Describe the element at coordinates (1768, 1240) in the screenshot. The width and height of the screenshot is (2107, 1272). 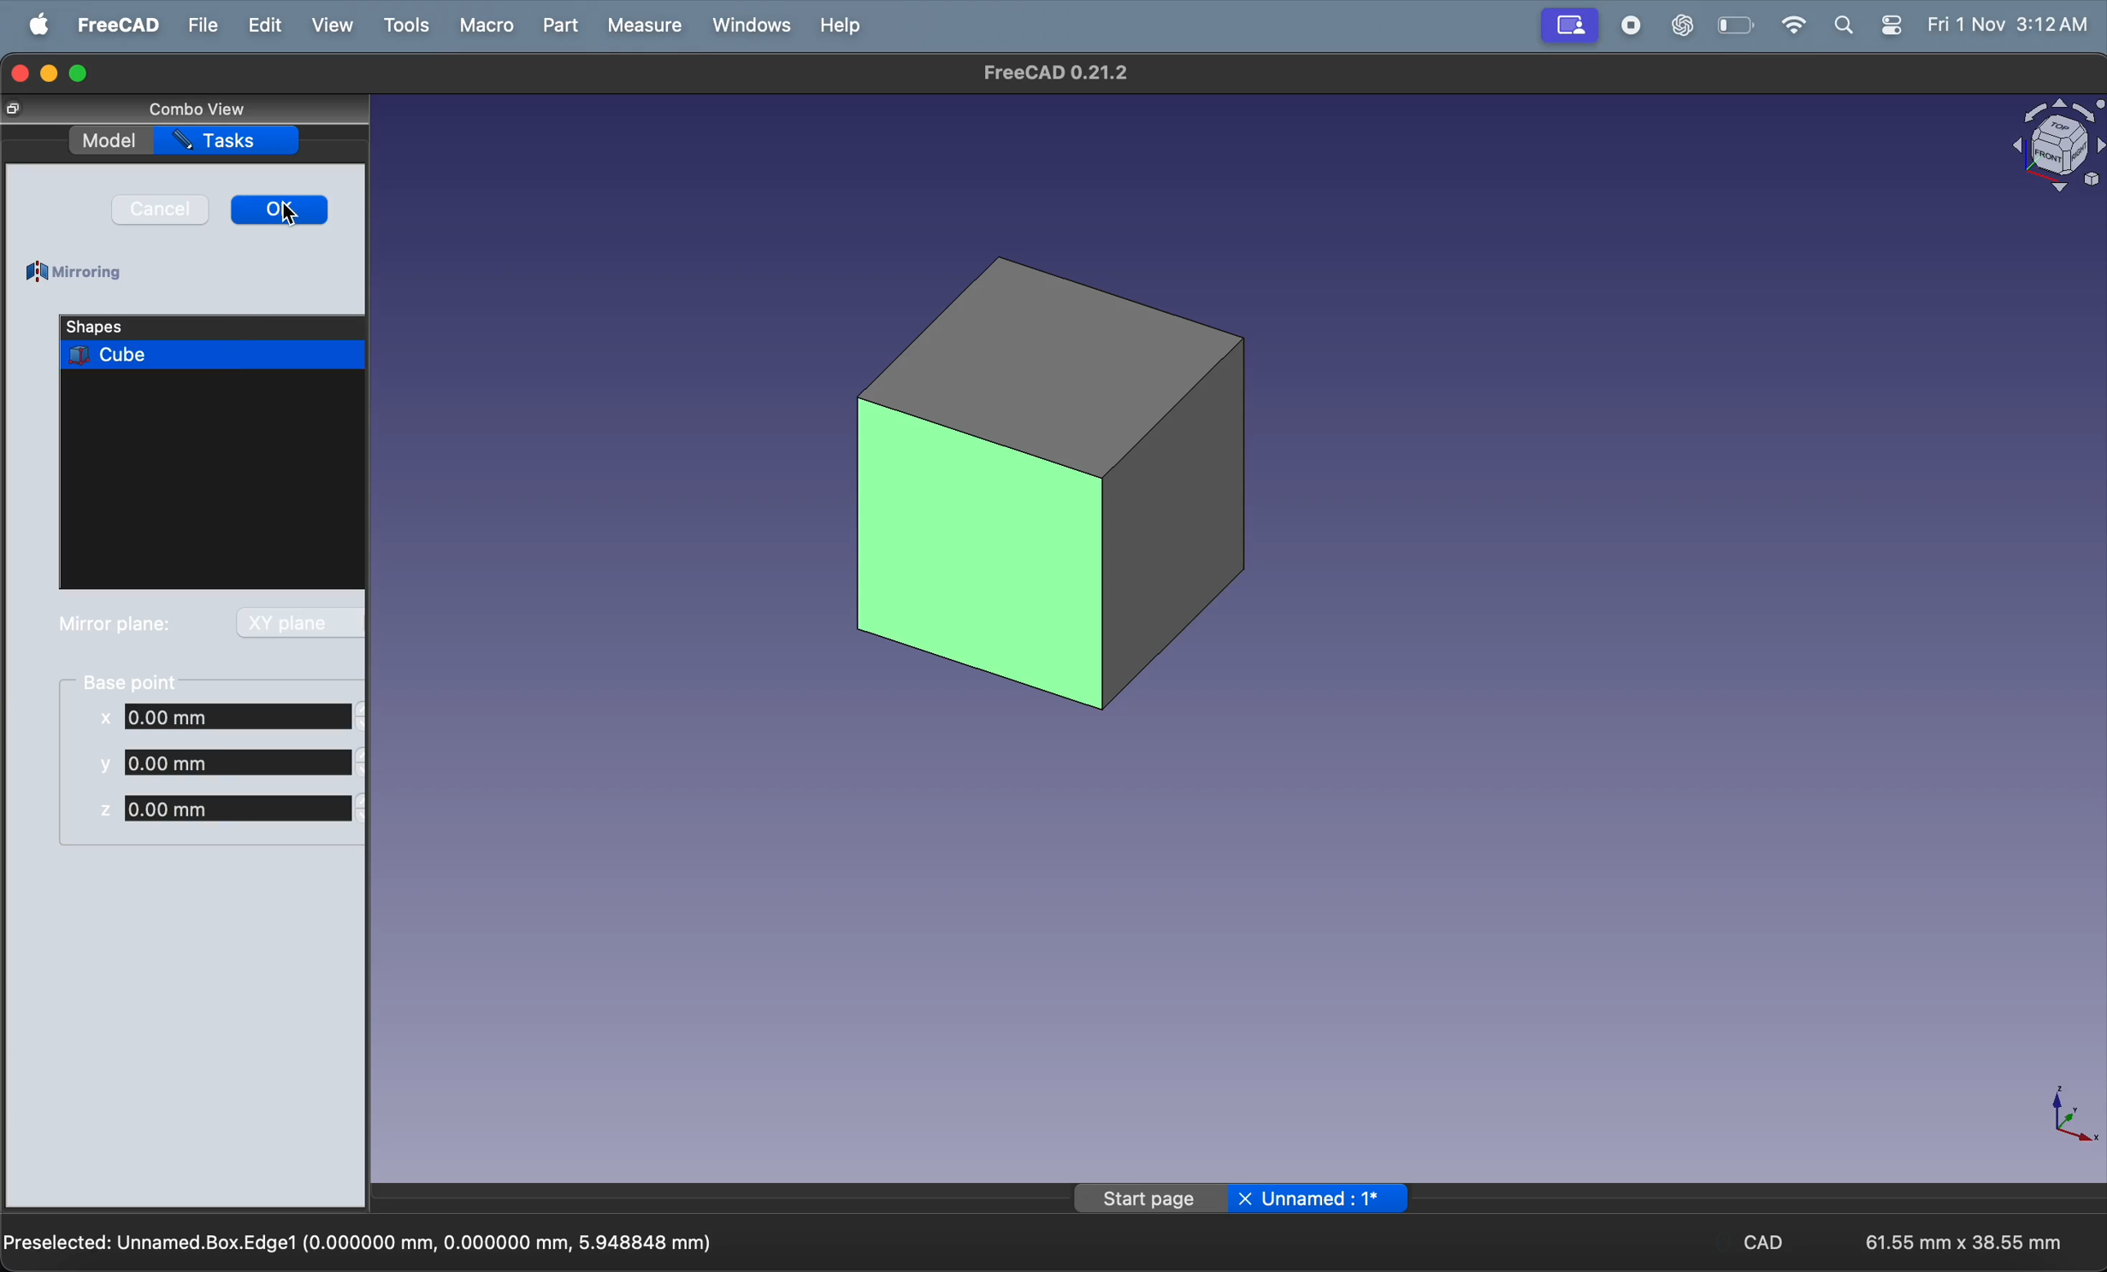
I see `cad` at that location.